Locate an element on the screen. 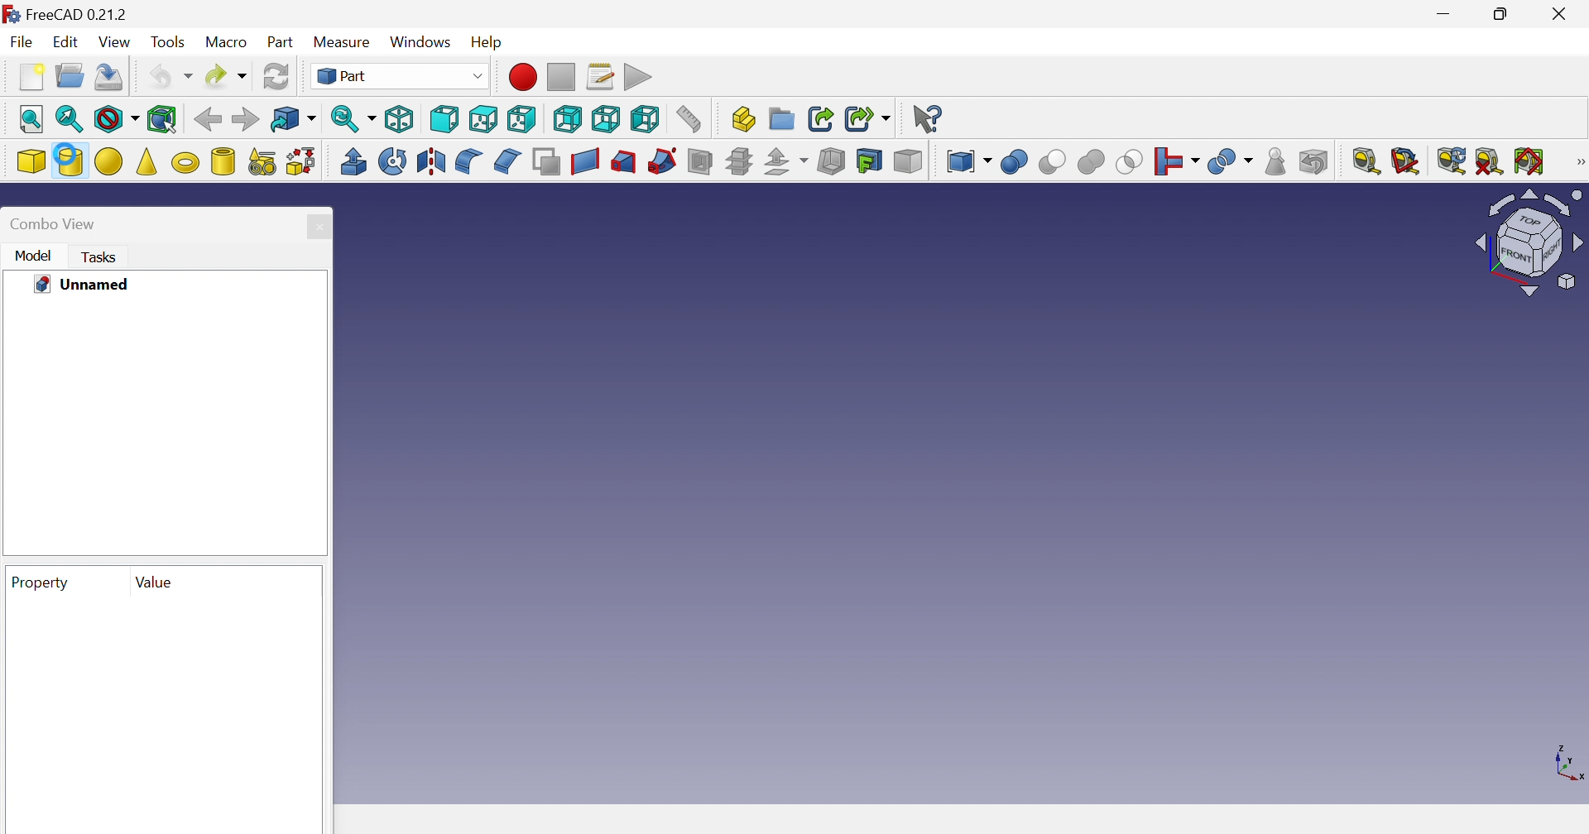 This screenshot has height=834, width=1589. Cube is located at coordinates (30, 160).